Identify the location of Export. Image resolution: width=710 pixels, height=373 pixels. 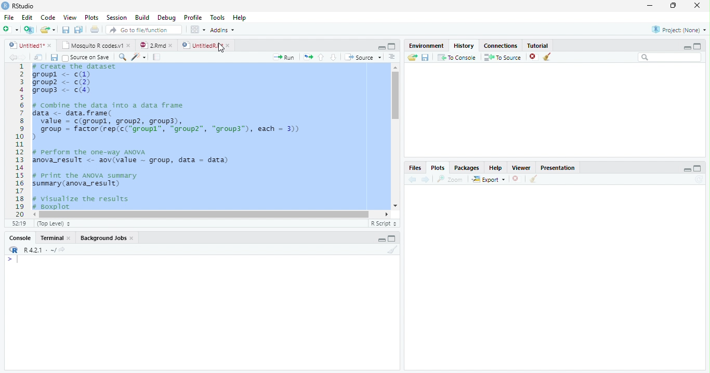
(489, 179).